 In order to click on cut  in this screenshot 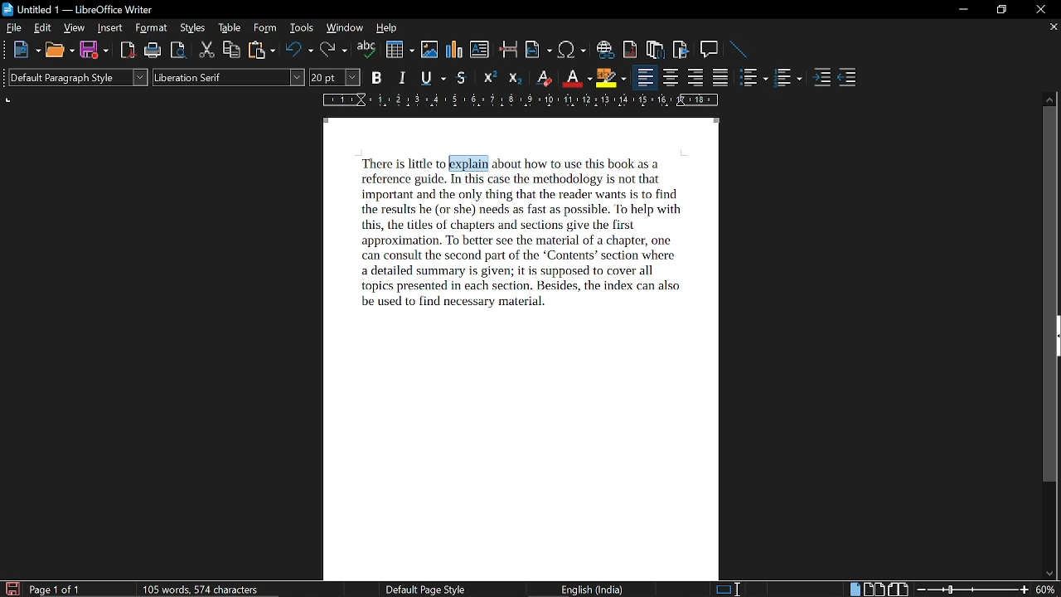, I will do `click(206, 51)`.